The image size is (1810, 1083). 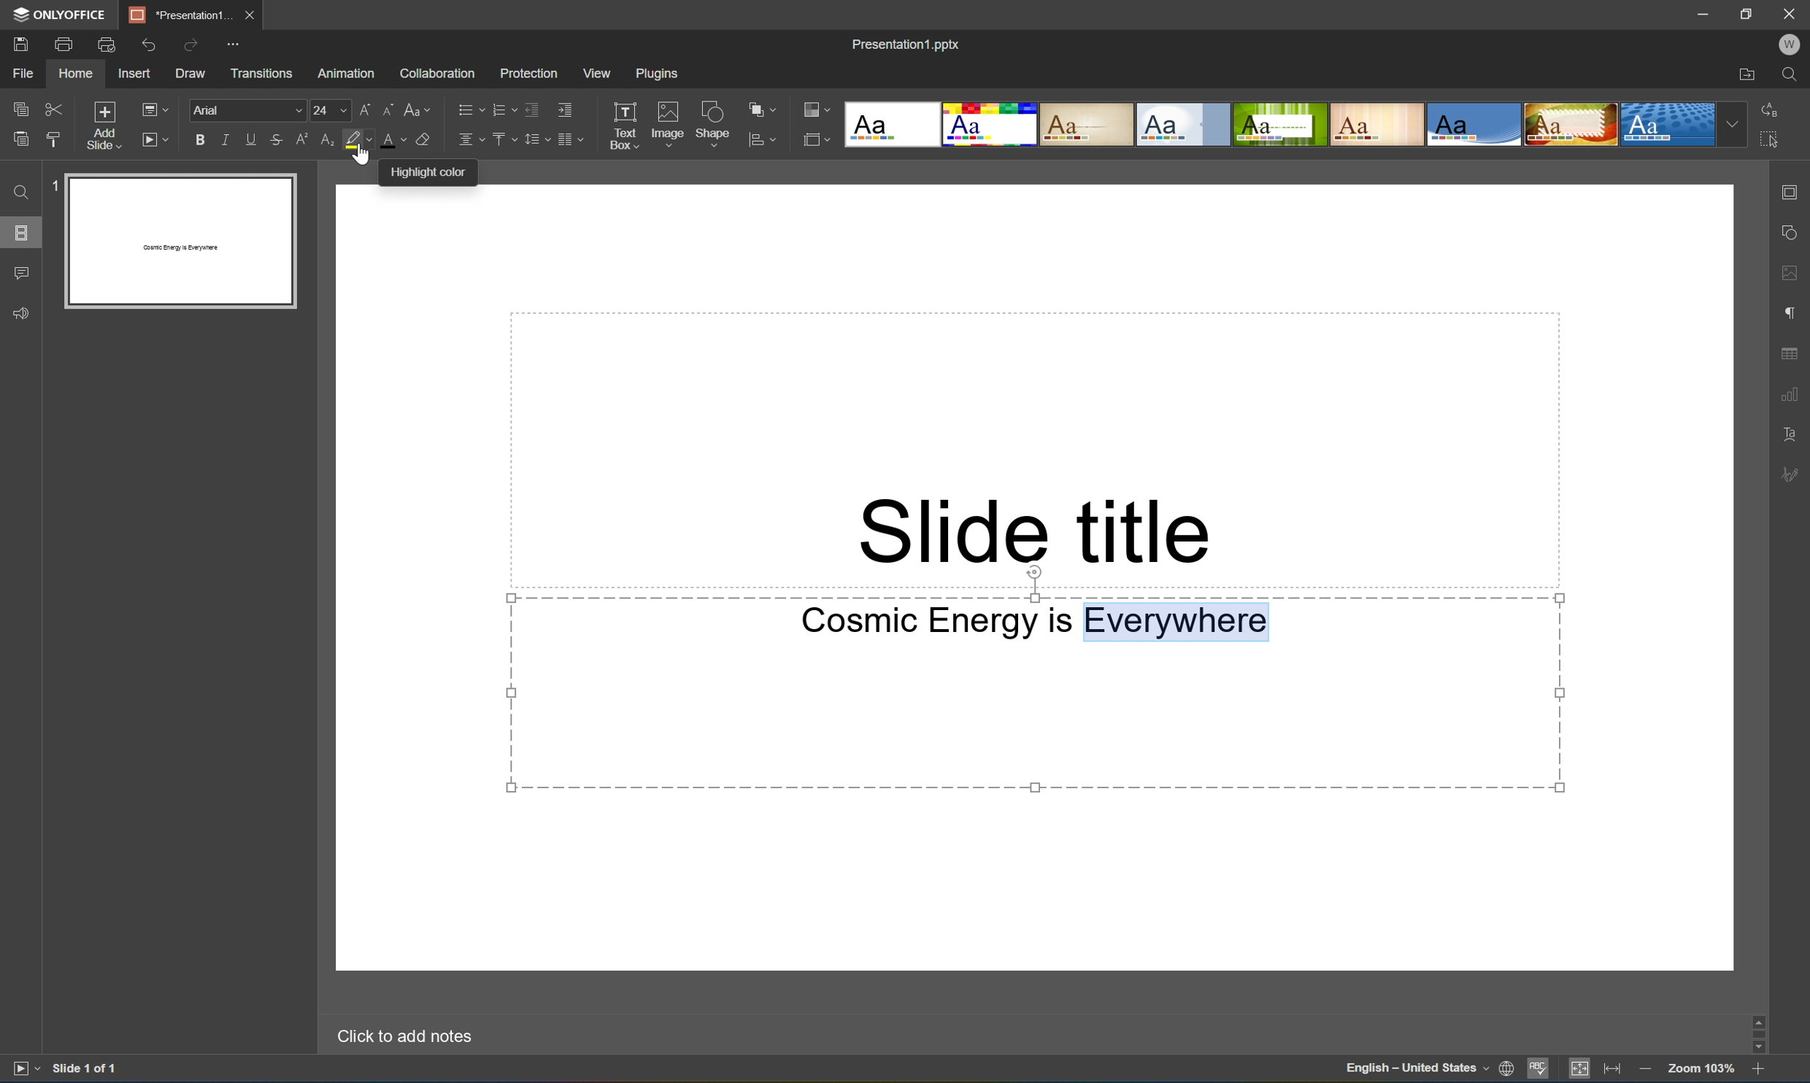 I want to click on Superscript, so click(x=300, y=137).